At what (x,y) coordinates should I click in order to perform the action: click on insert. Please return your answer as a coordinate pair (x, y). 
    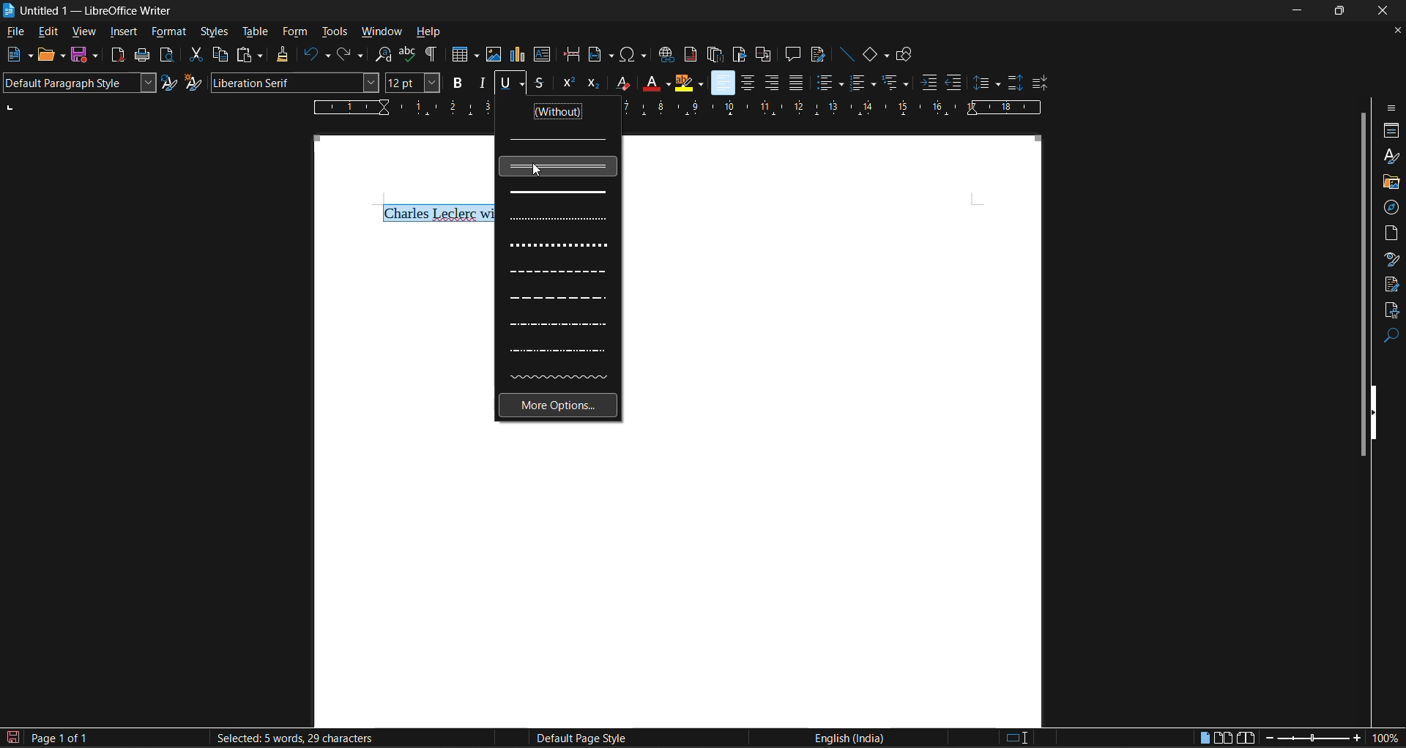
    Looking at the image, I should click on (123, 32).